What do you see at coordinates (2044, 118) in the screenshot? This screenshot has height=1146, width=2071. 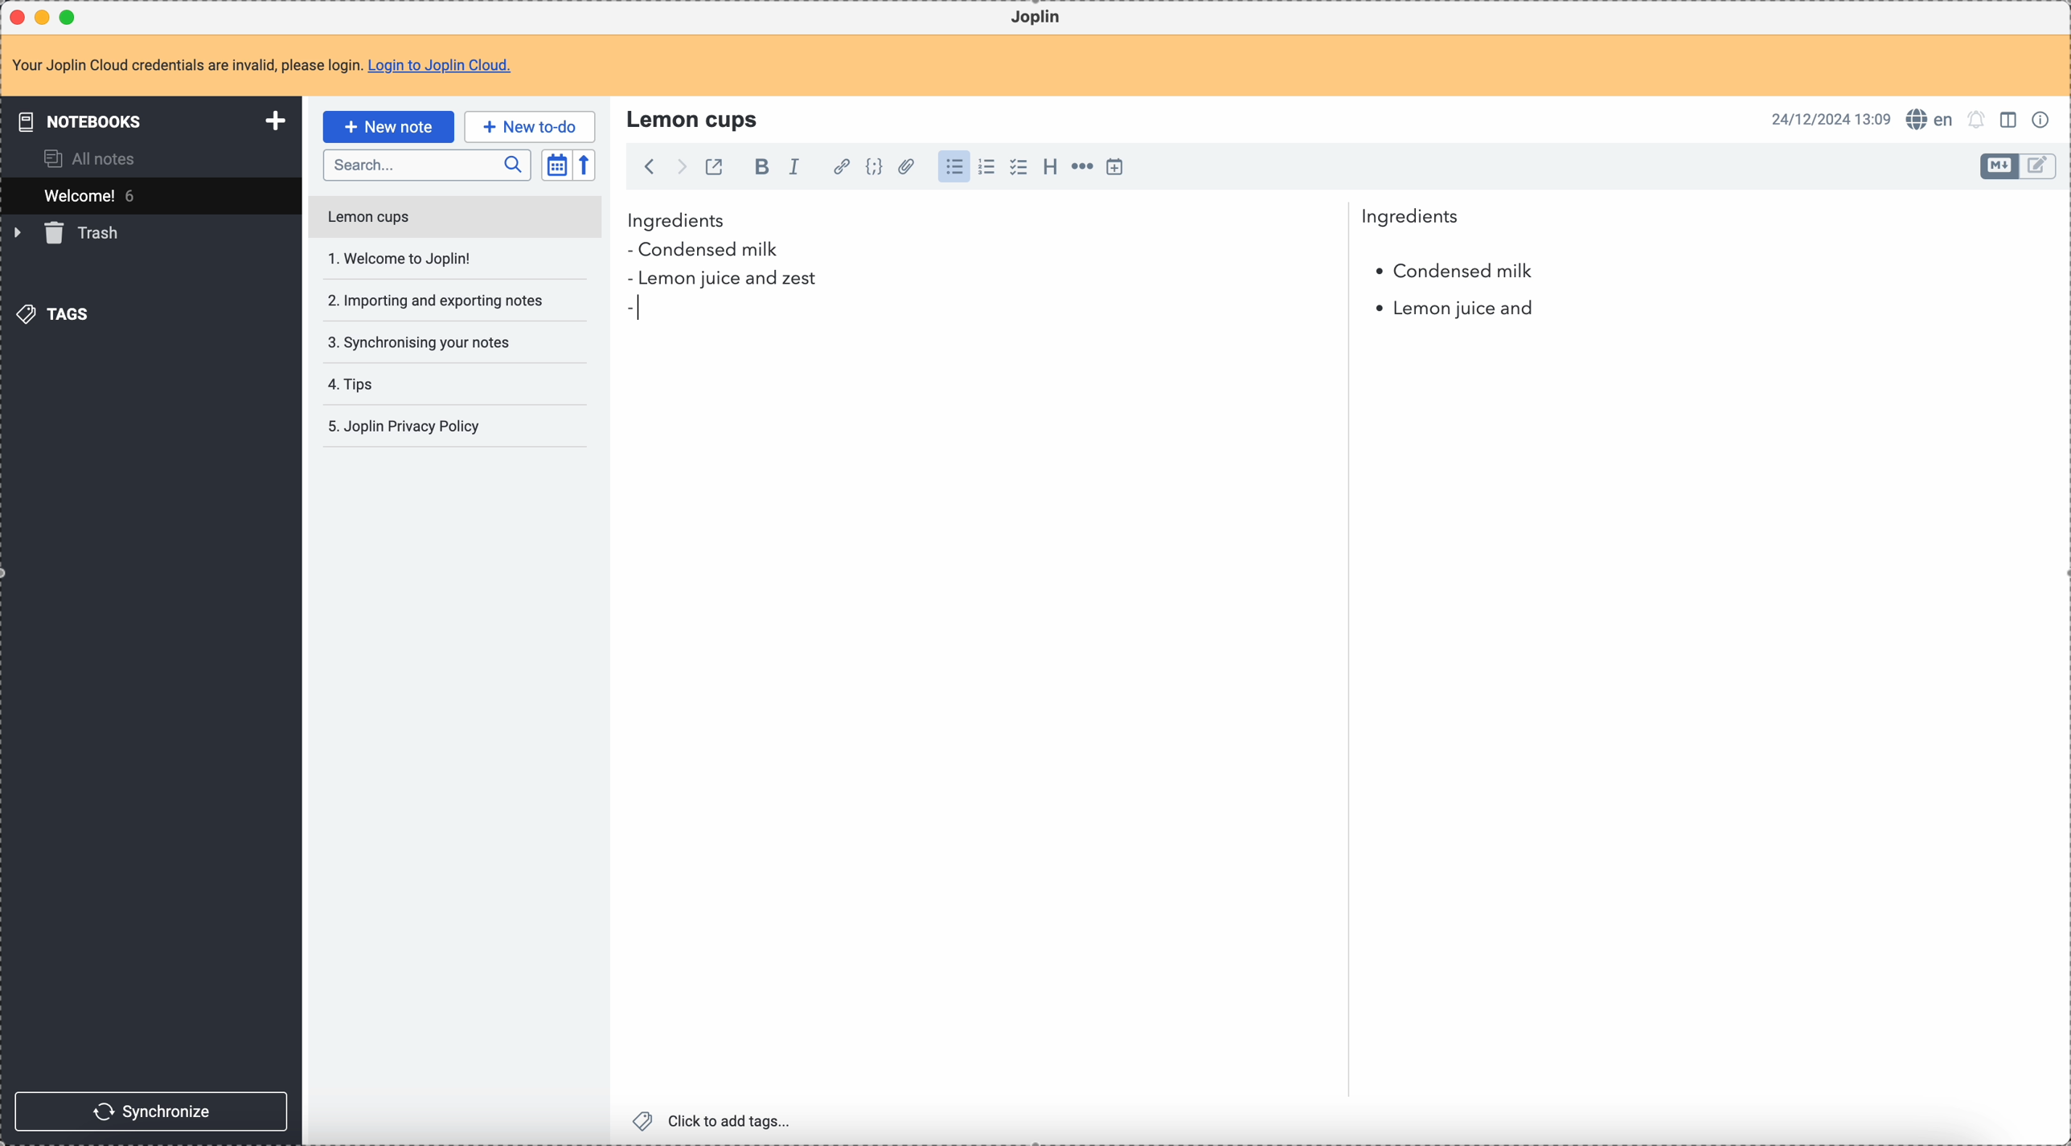 I see `note properties` at bounding box center [2044, 118].